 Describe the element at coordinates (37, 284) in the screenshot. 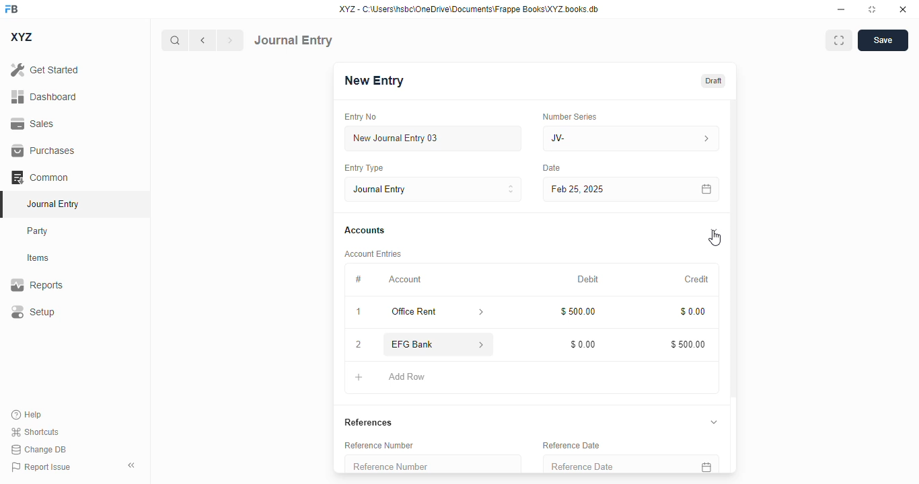

I see `reports` at that location.